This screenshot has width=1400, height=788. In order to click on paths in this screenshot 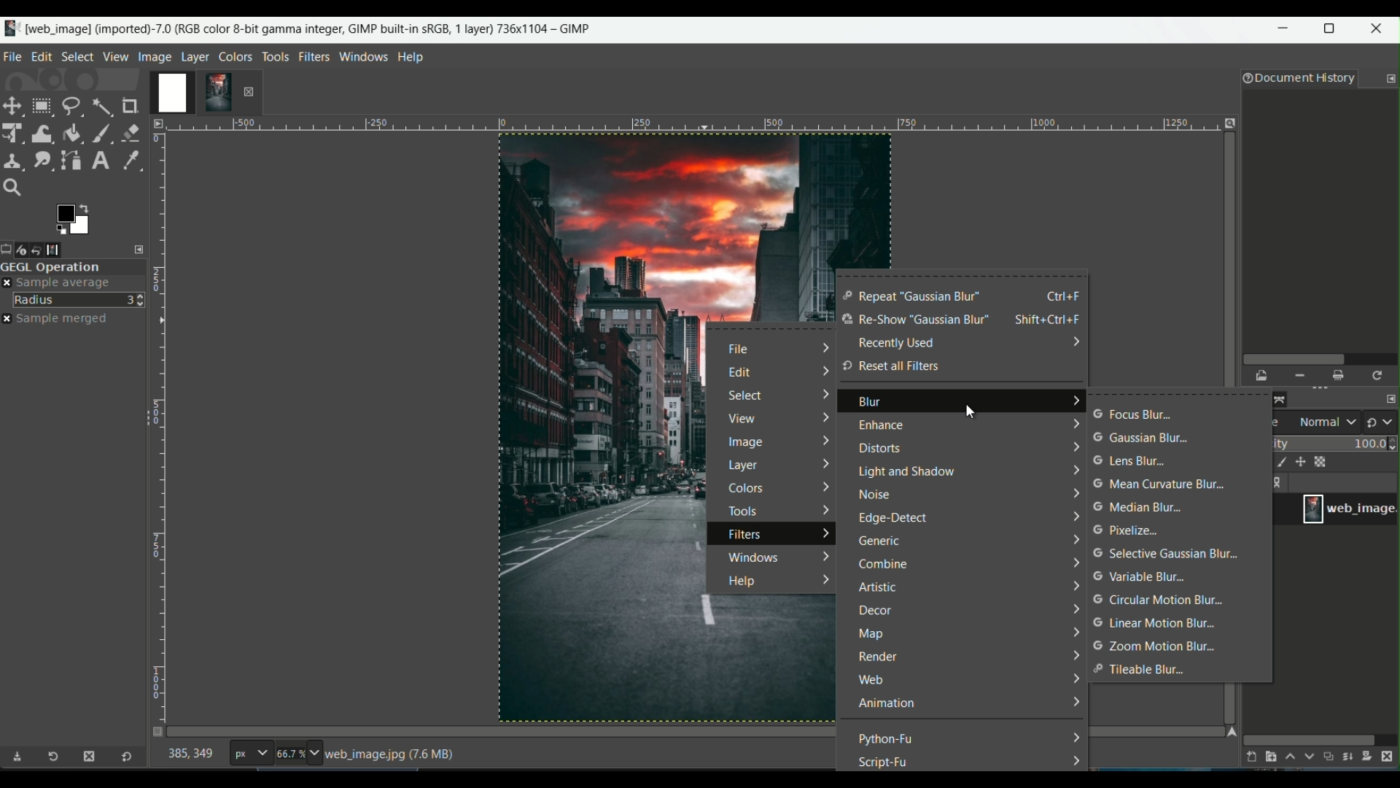, I will do `click(1285, 398)`.